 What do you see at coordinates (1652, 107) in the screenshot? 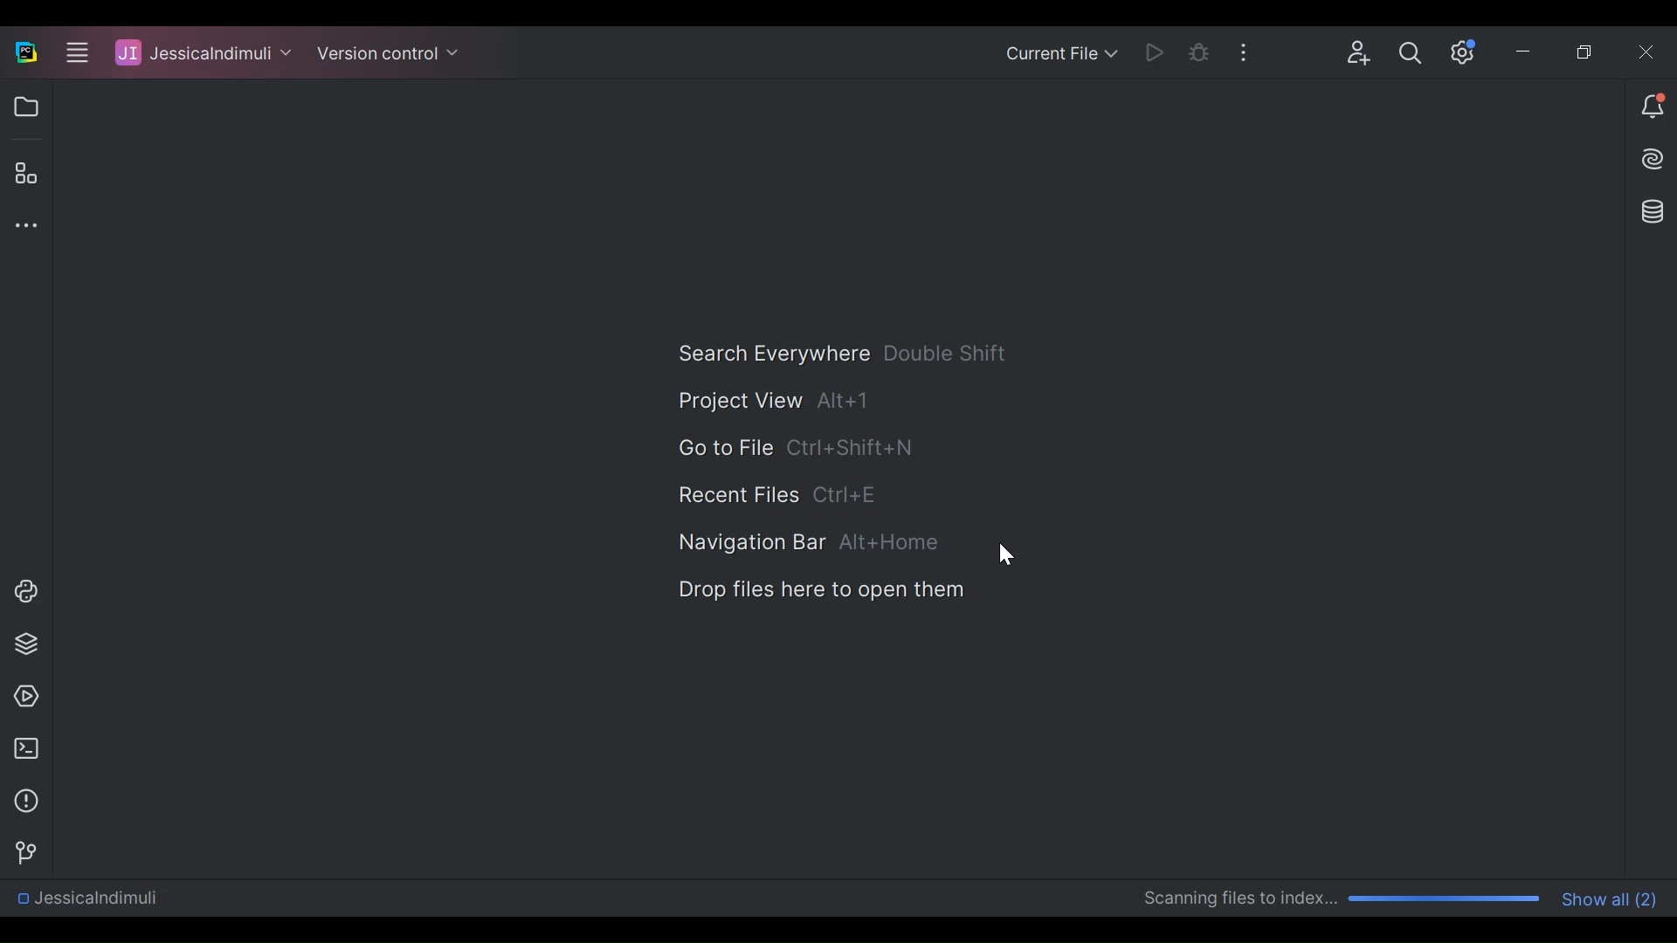
I see `Notification` at bounding box center [1652, 107].